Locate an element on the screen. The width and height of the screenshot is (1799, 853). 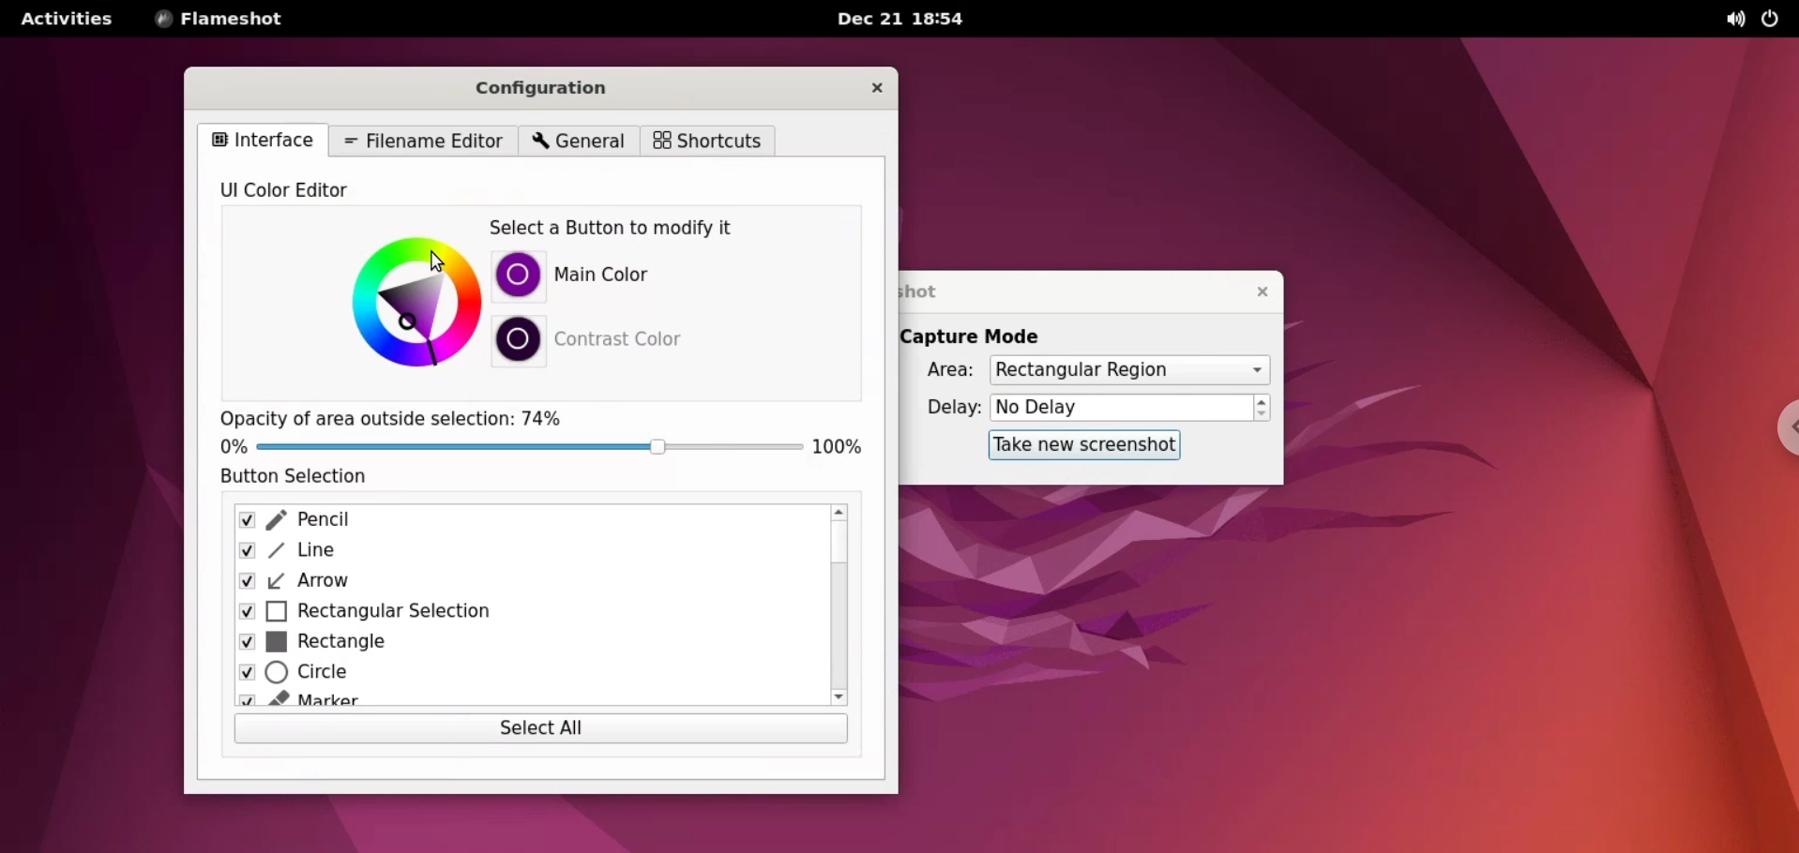
rectangular selection checkbox is located at coordinates (519, 614).